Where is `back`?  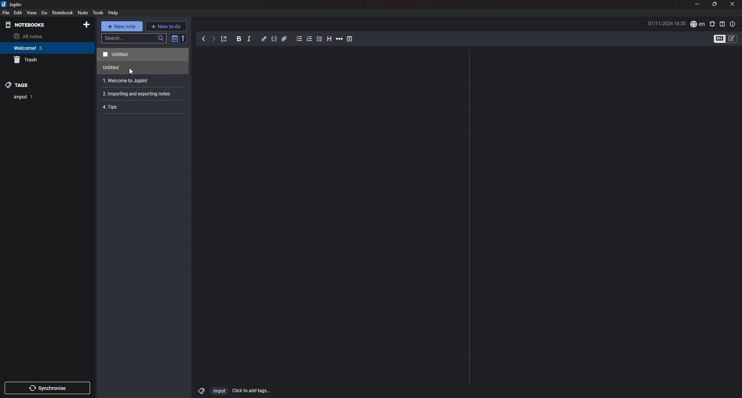
back is located at coordinates (204, 39).